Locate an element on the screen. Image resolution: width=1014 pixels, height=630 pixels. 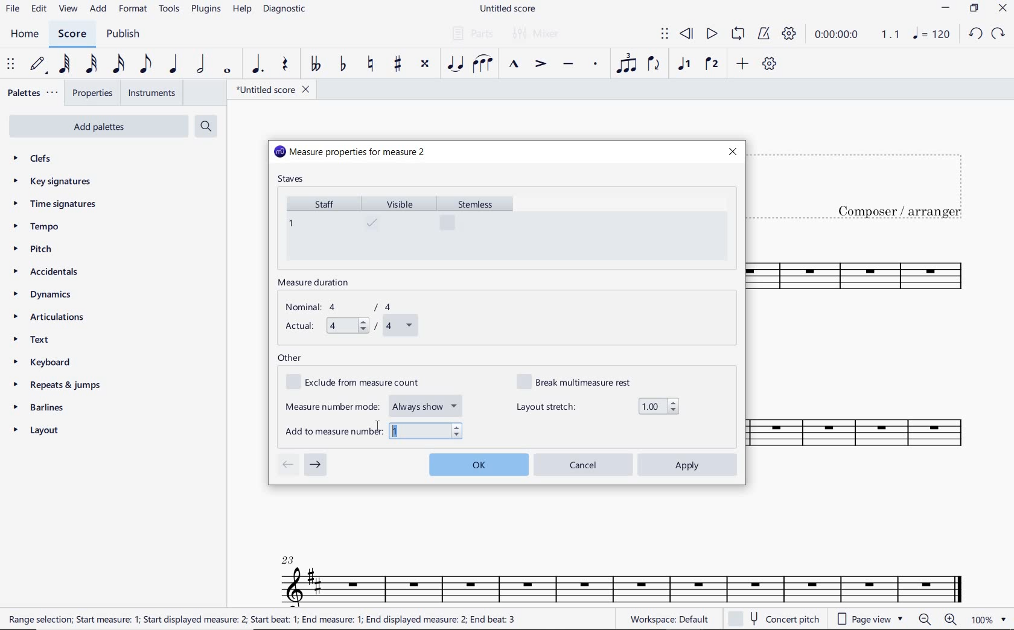
actual is located at coordinates (349, 326).